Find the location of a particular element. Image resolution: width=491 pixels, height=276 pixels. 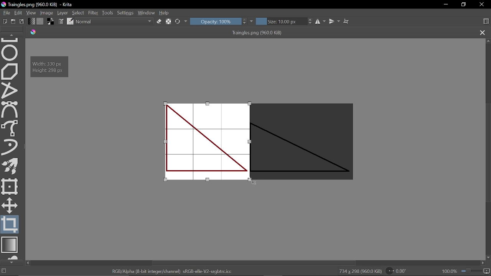

Bezier select tool is located at coordinates (10, 110).